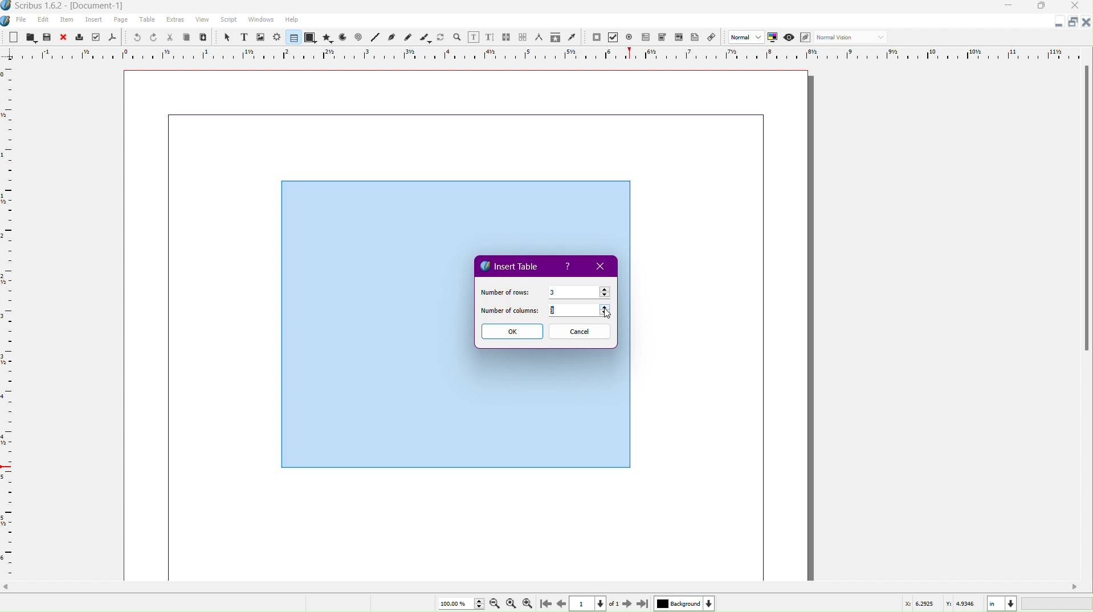 Image resolution: width=1093 pixels, height=612 pixels. Describe the element at coordinates (1086, 212) in the screenshot. I see `Scrollbar` at that location.